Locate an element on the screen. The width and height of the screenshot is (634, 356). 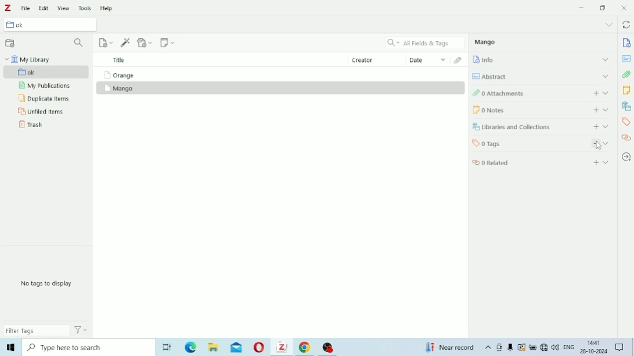
My Library is located at coordinates (28, 58).